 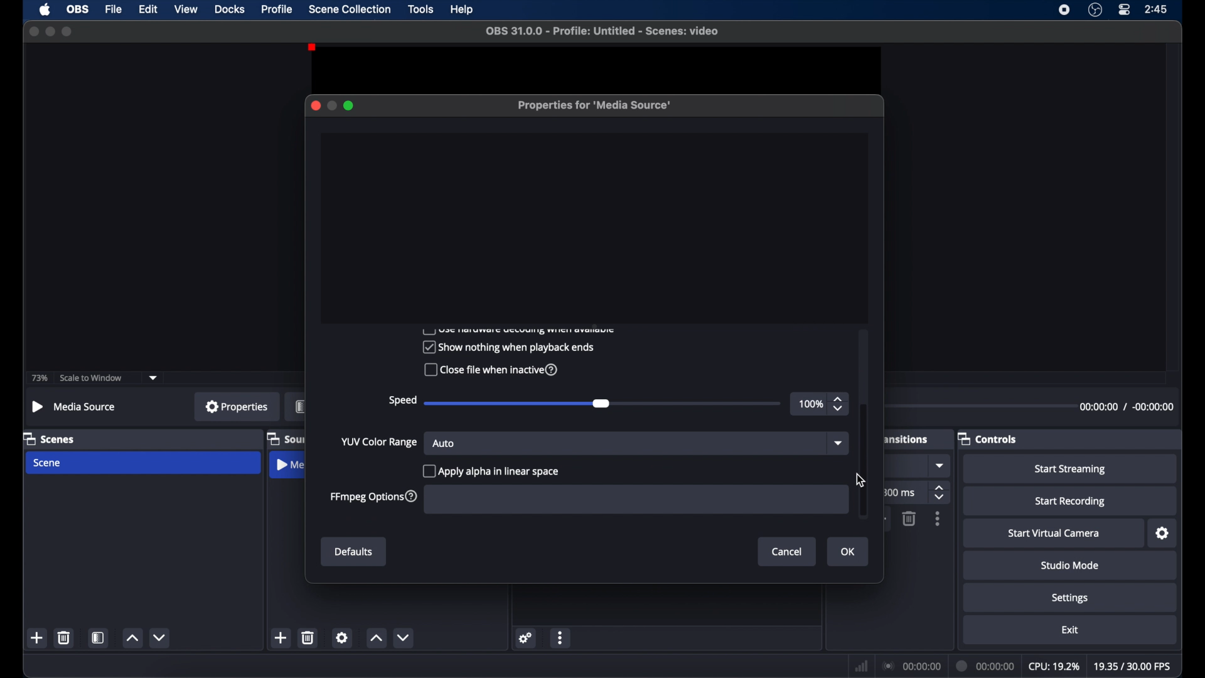 What do you see at coordinates (154, 377) in the screenshot?
I see `dropdown` at bounding box center [154, 377].